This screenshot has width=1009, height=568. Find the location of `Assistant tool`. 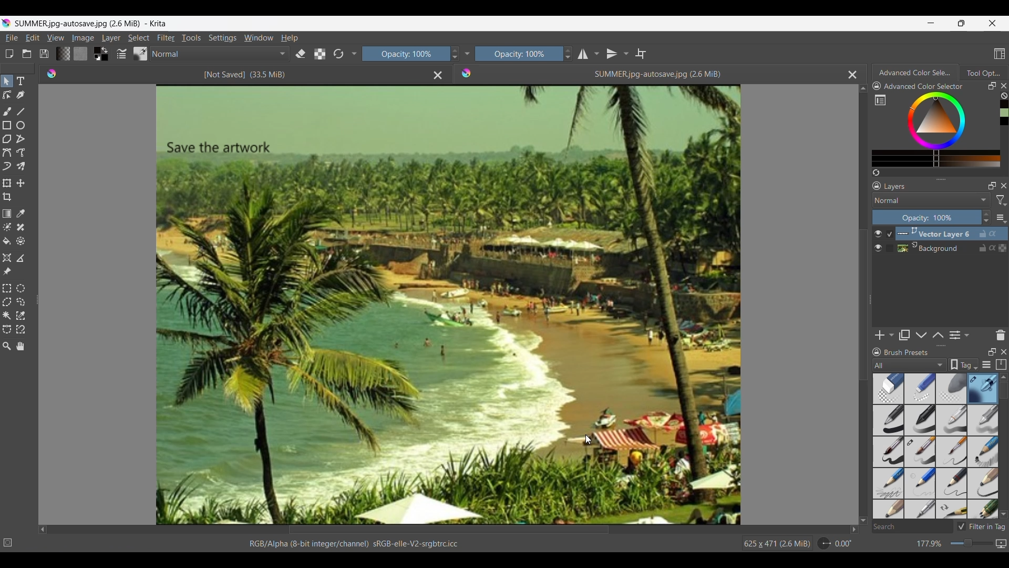

Assistant tool is located at coordinates (7, 258).